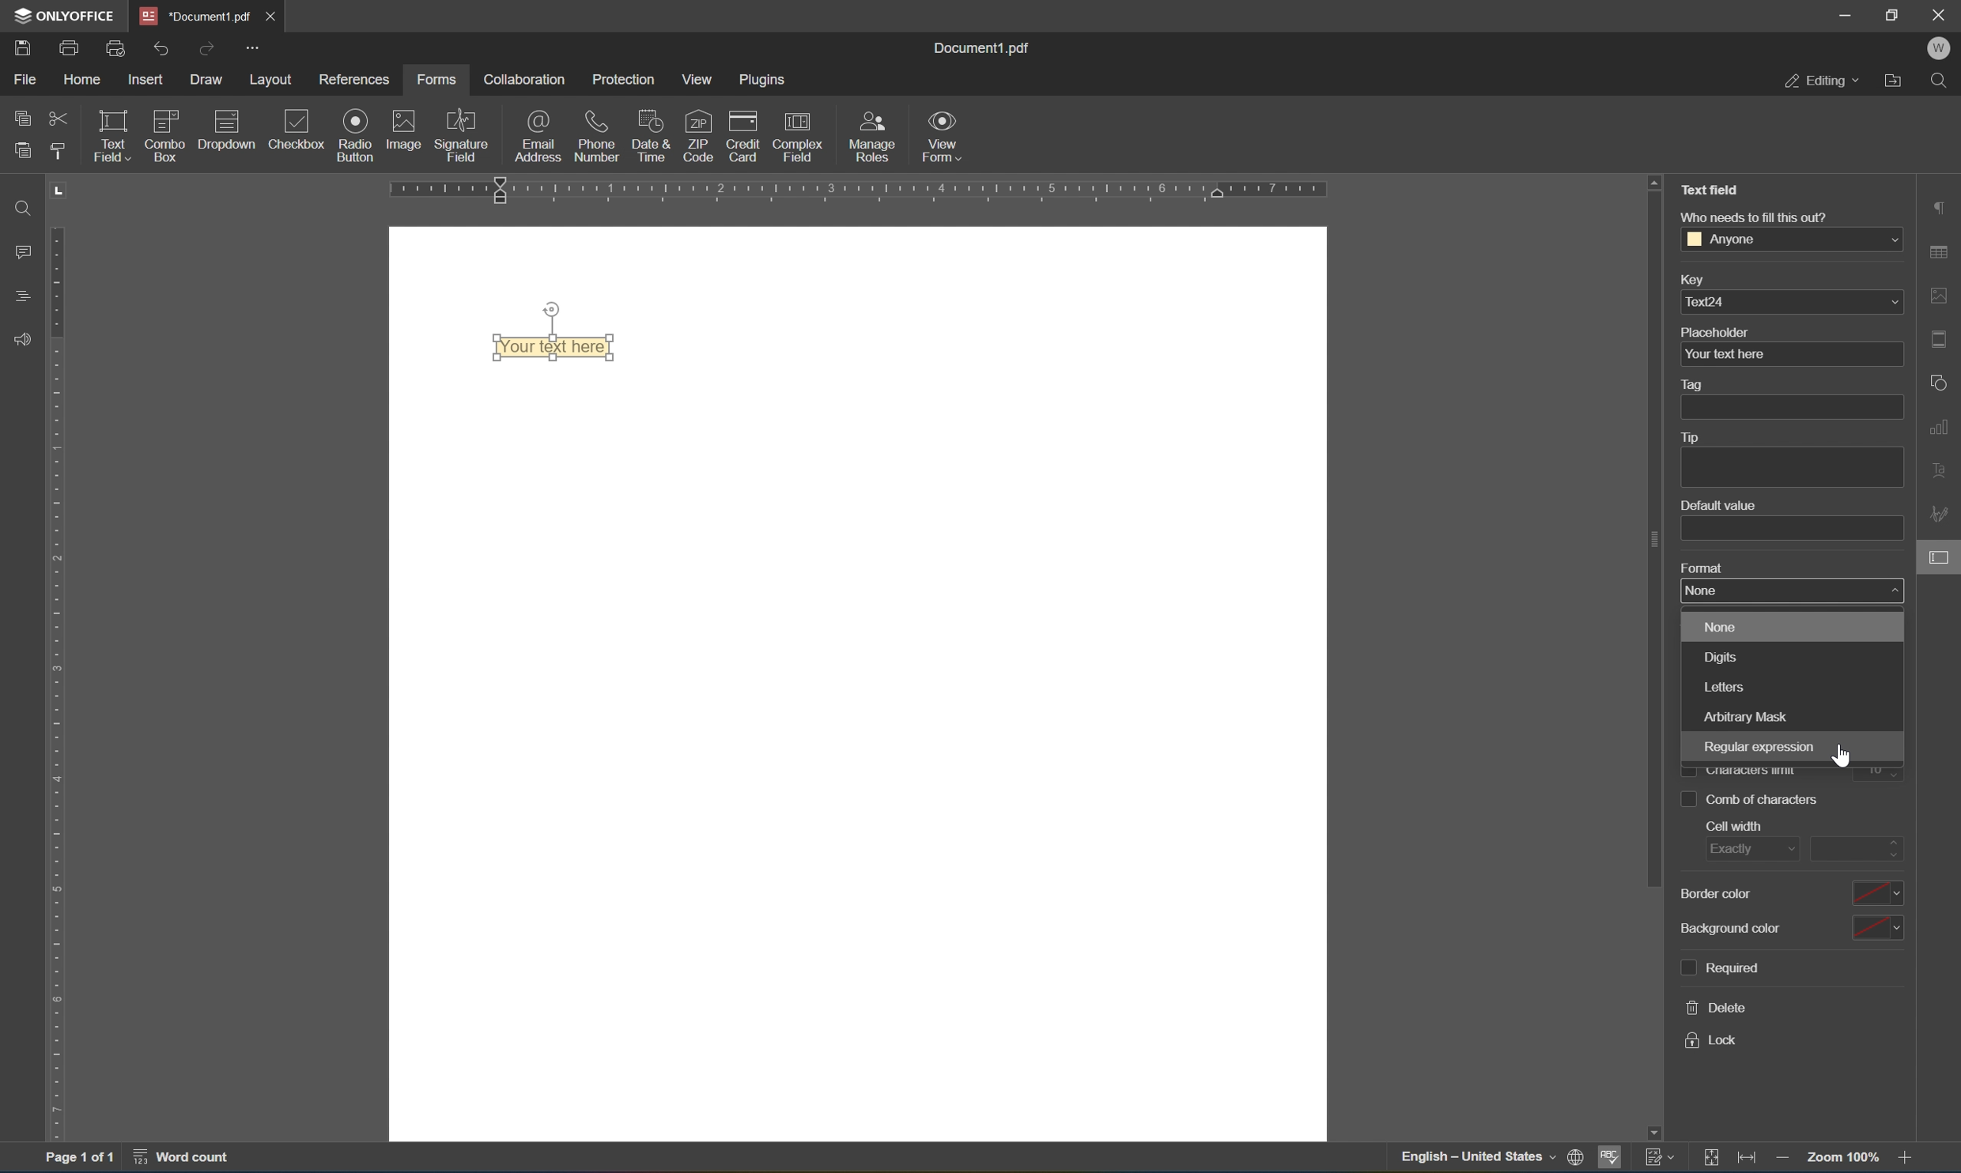 This screenshot has height=1173, width=1961. What do you see at coordinates (625, 79) in the screenshot?
I see `protection` at bounding box center [625, 79].